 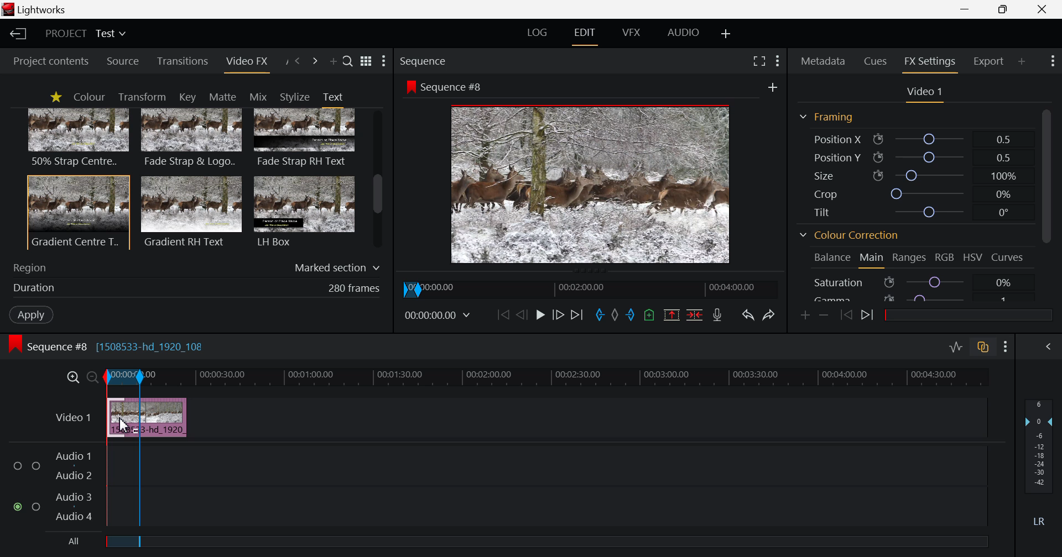 I want to click on Search, so click(x=348, y=62).